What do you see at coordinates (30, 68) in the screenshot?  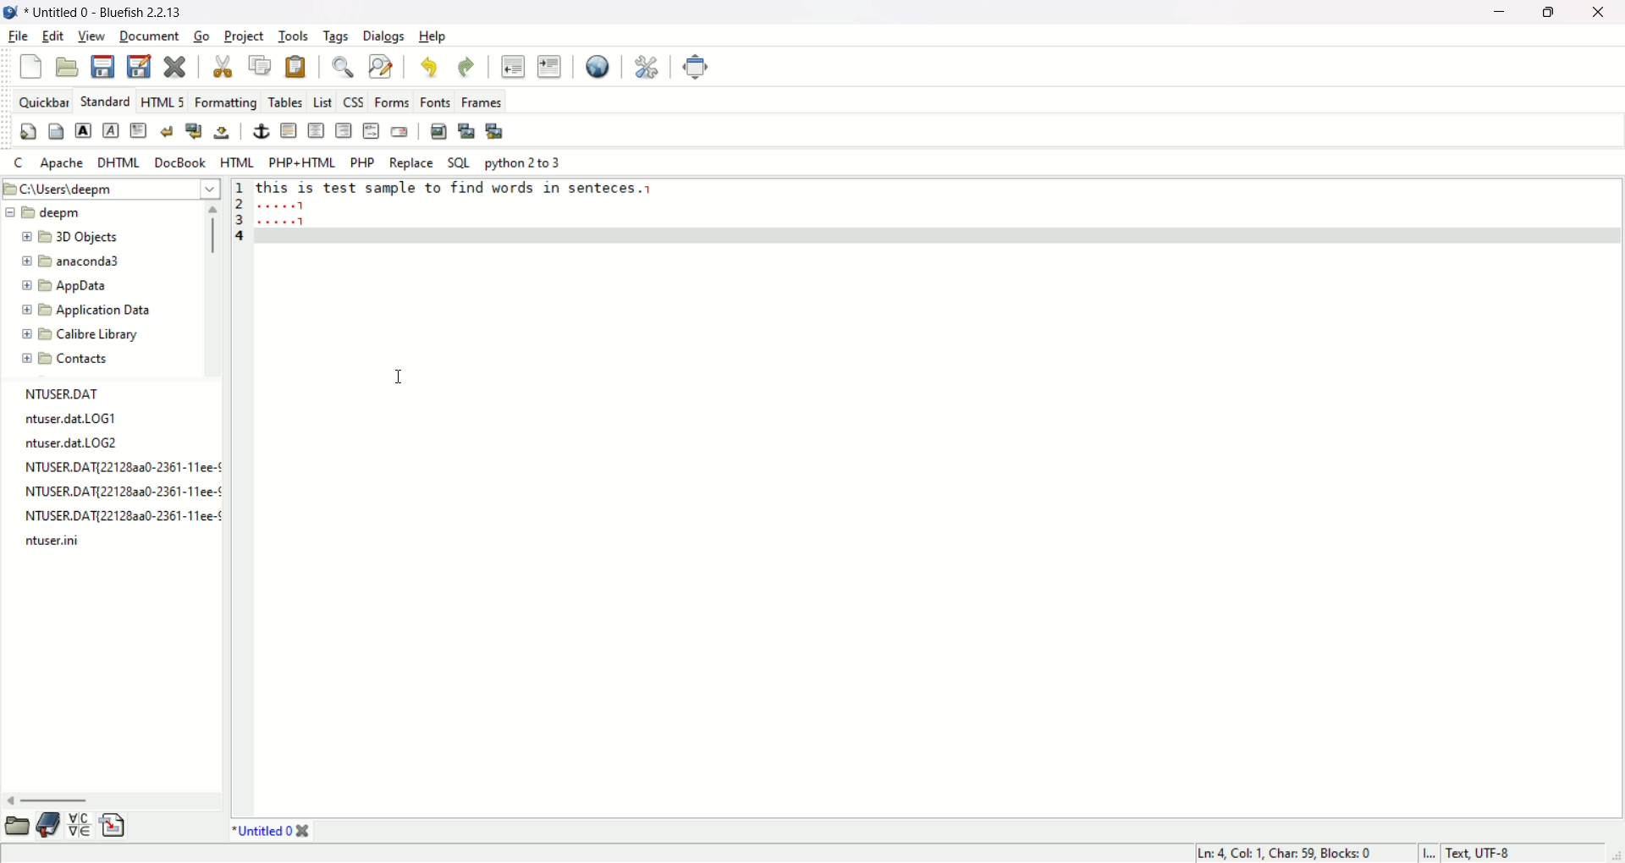 I see `new` at bounding box center [30, 68].